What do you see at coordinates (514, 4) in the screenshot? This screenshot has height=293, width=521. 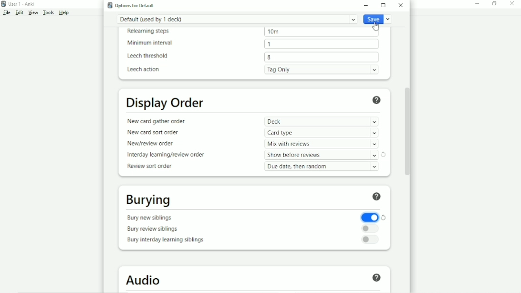 I see `Close` at bounding box center [514, 4].